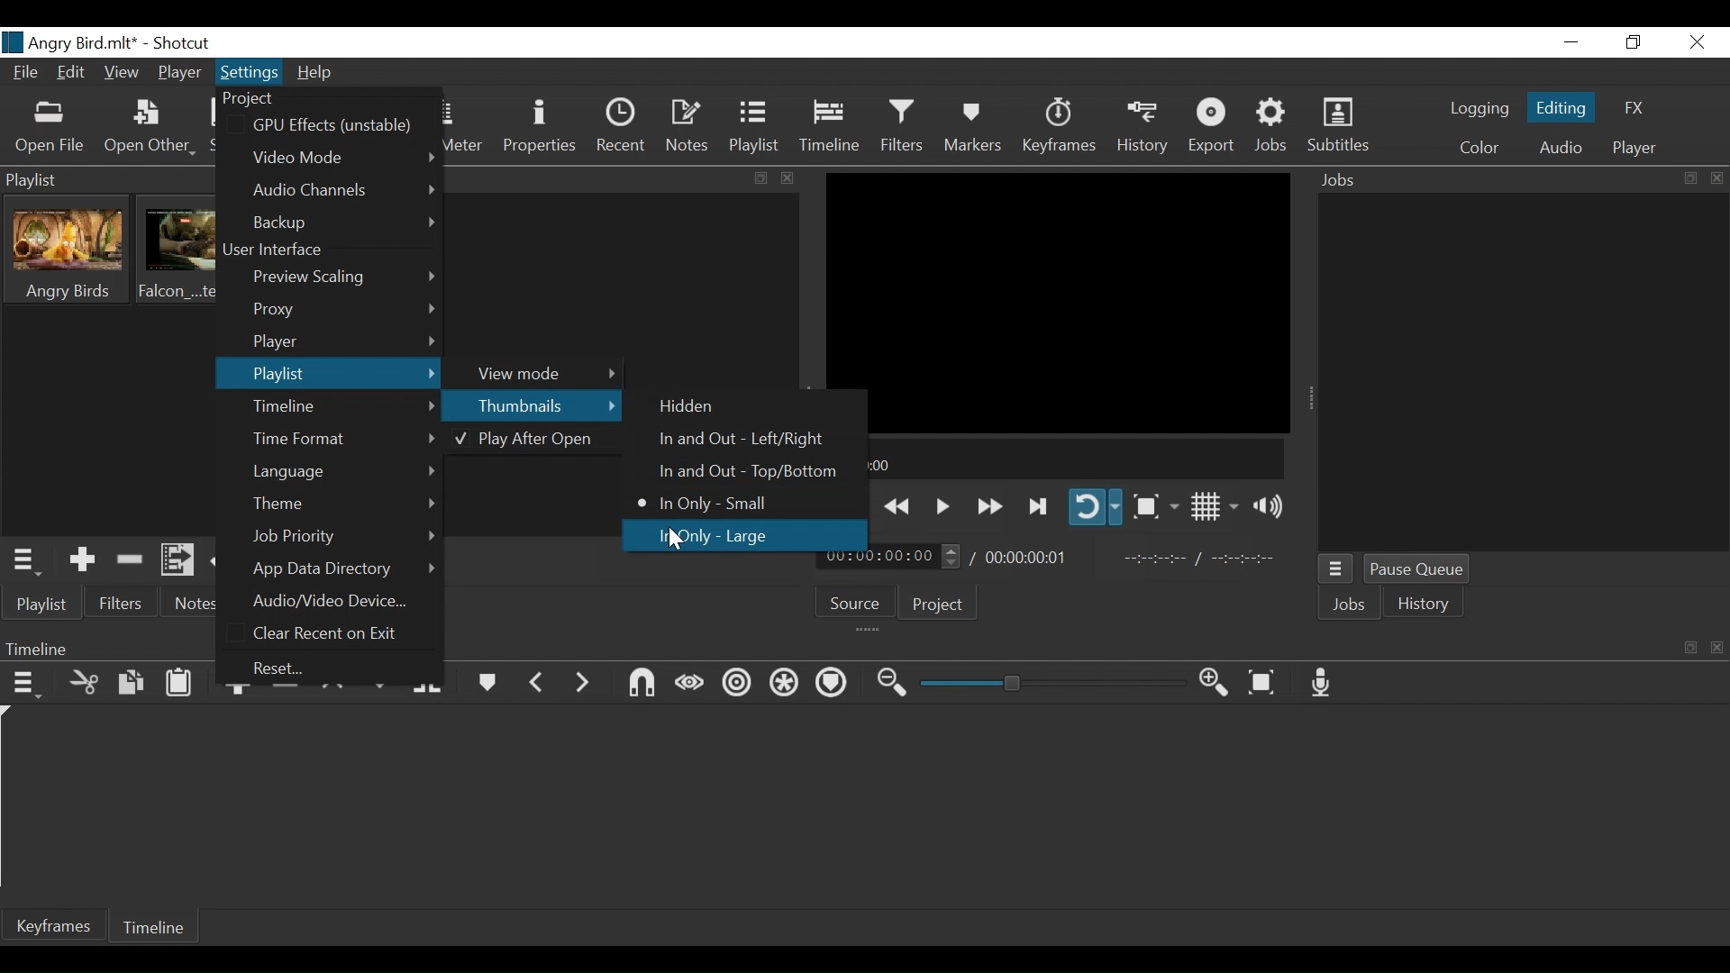  I want to click on In Only -Large, so click(713, 535).